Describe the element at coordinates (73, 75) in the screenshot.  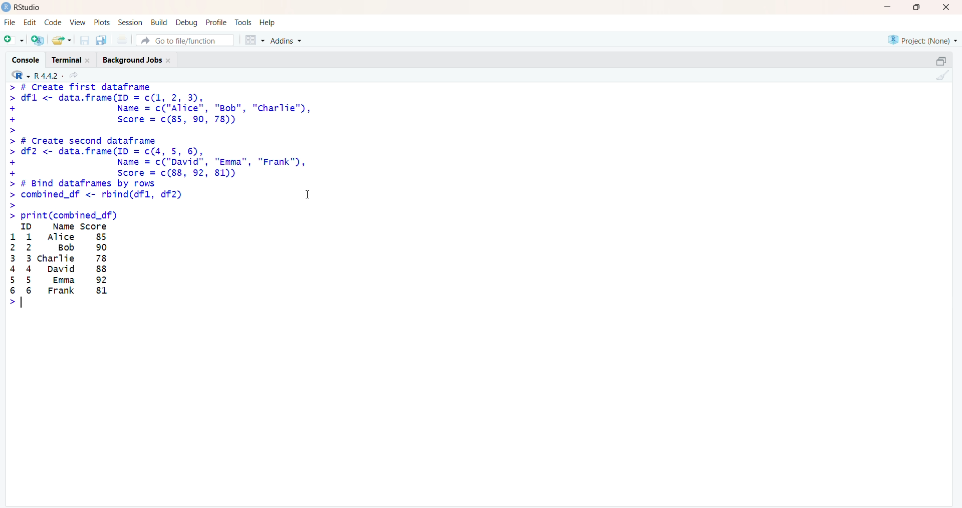
I see `view current directory` at that location.